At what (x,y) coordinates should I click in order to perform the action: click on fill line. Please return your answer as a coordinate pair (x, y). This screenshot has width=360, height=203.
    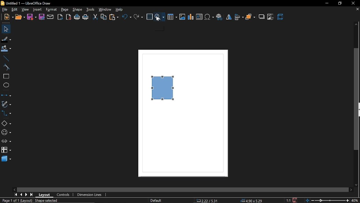
    Looking at the image, I should click on (6, 39).